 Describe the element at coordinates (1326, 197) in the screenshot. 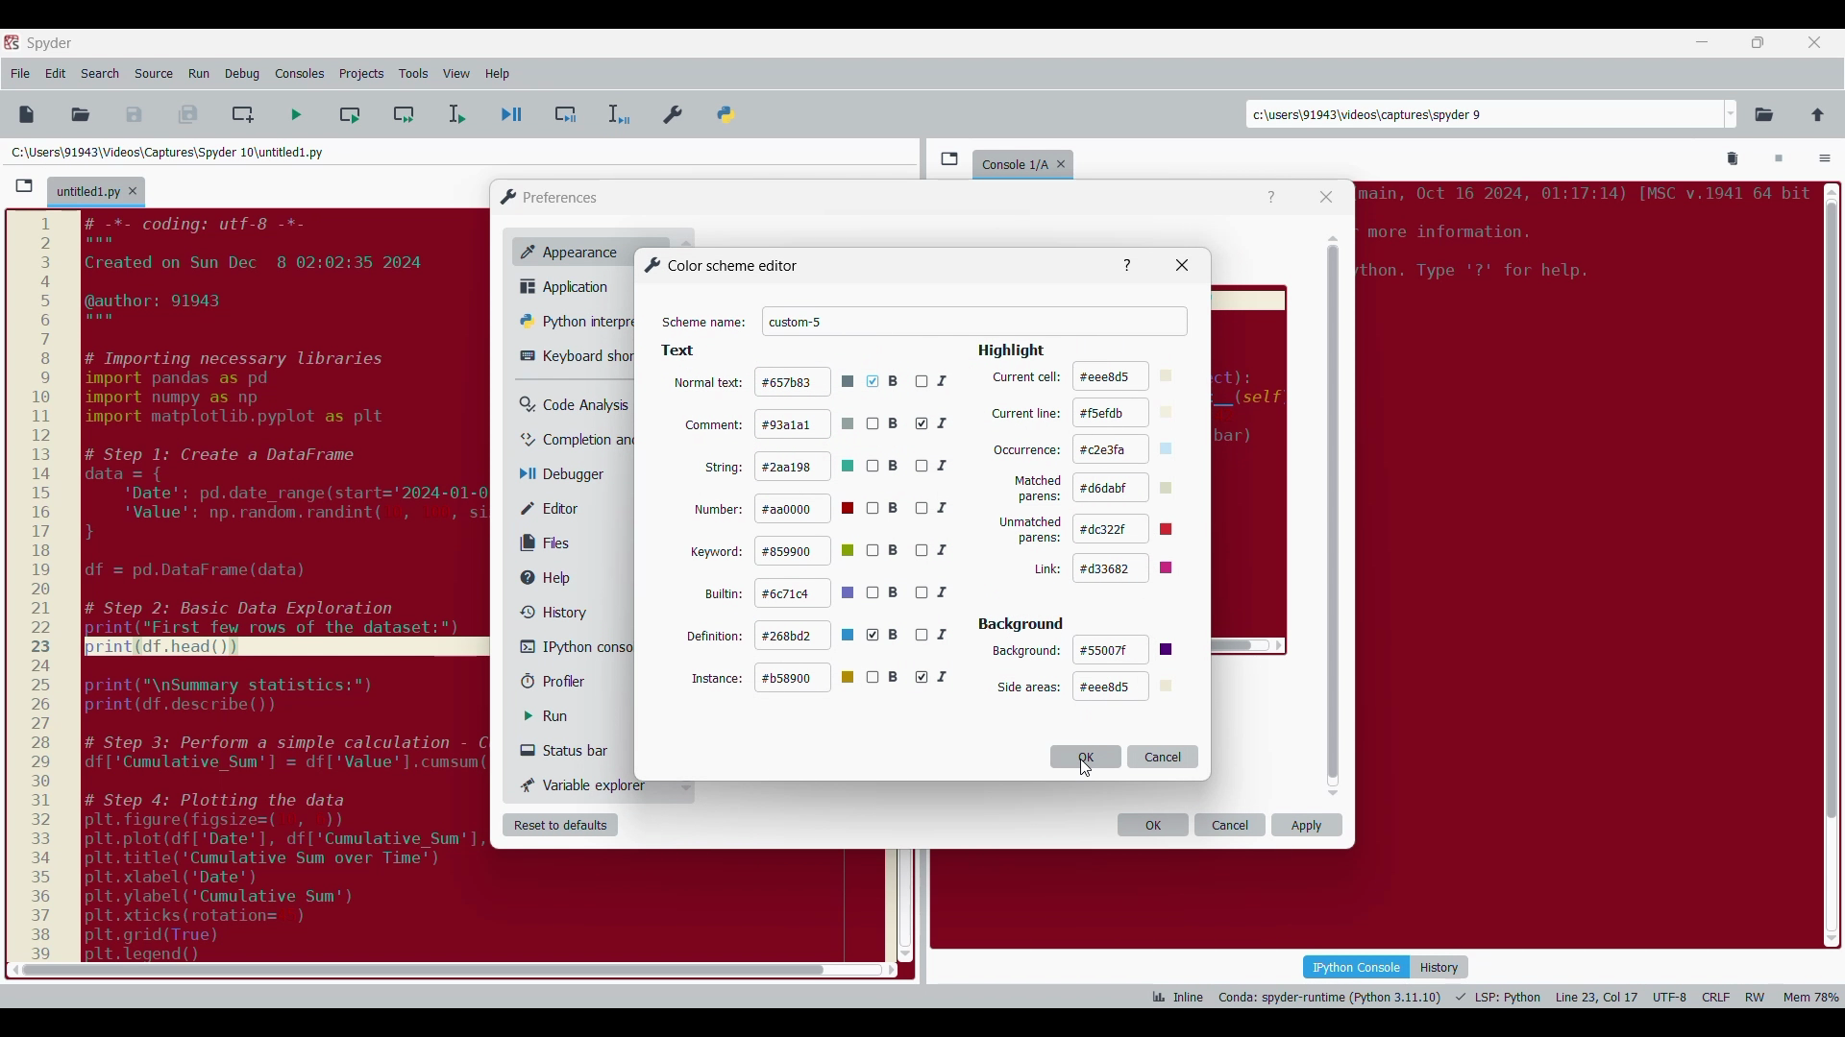

I see `Close` at that location.